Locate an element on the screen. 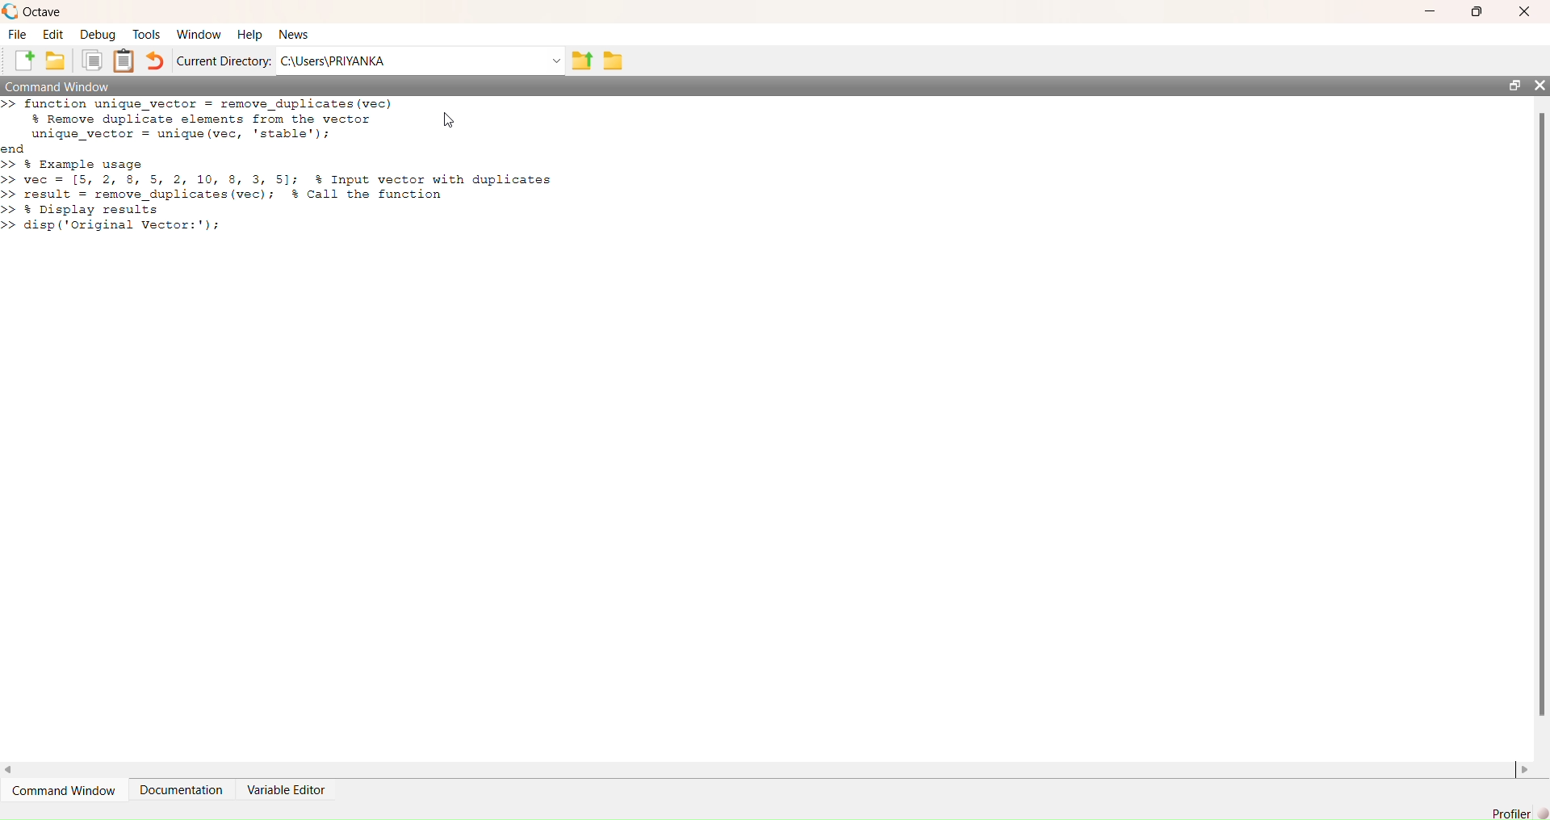 The width and height of the screenshot is (1550, 820). Current Directory: is located at coordinates (224, 63).